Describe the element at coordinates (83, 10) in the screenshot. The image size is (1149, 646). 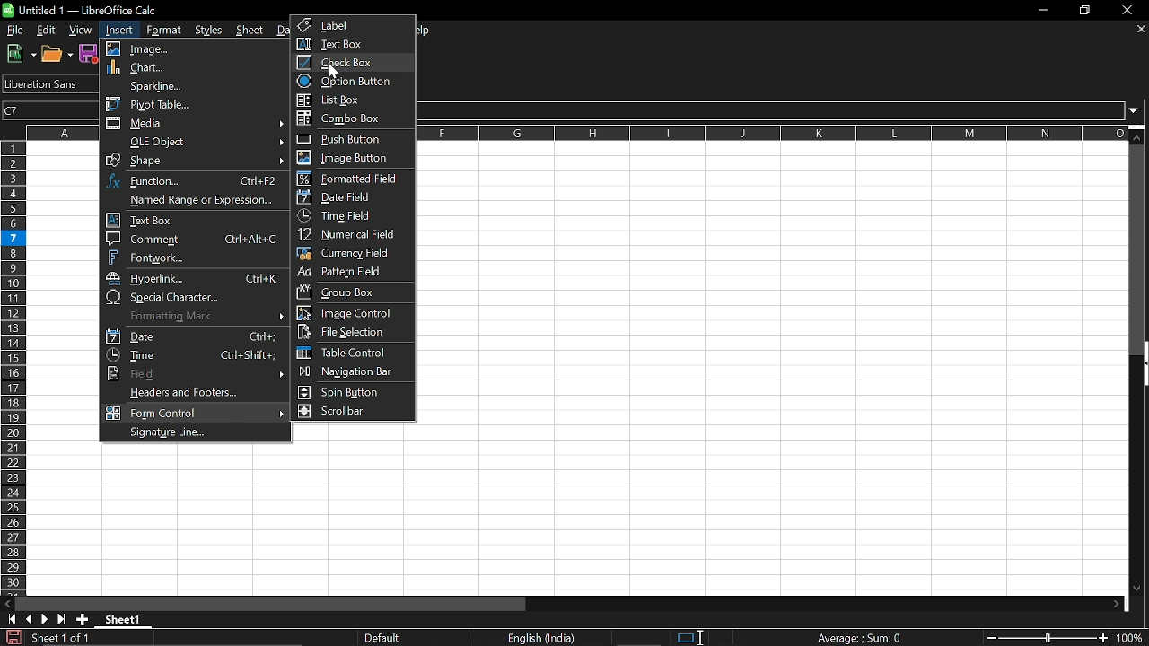
I see `Current window` at that location.